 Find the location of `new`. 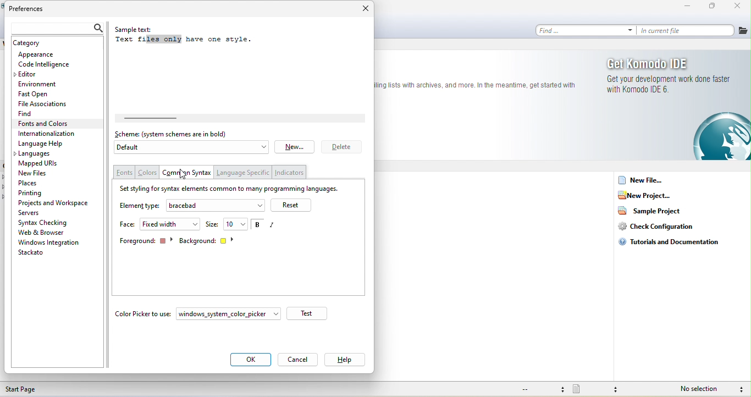

new is located at coordinates (295, 146).